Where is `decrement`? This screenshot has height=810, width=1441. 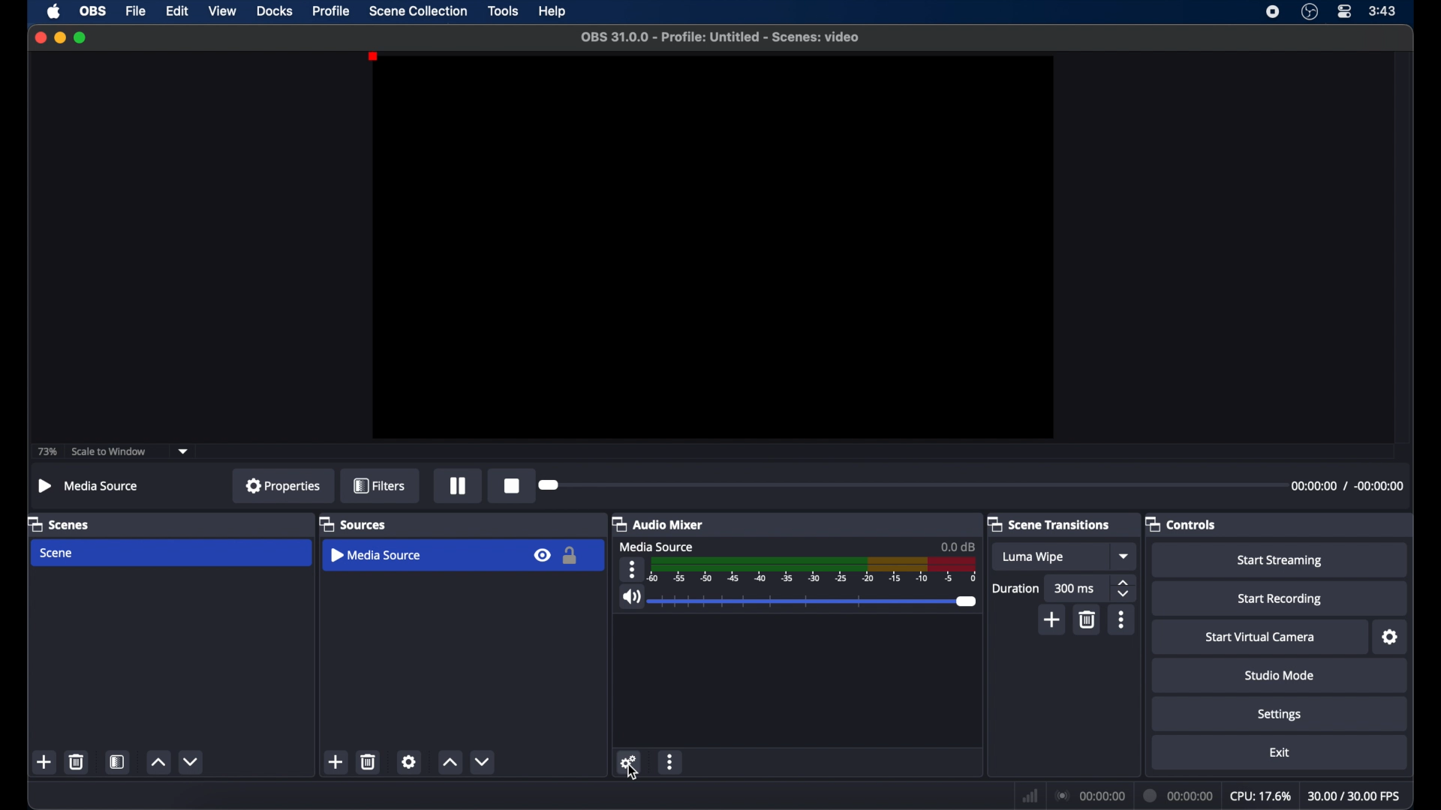 decrement is located at coordinates (192, 761).